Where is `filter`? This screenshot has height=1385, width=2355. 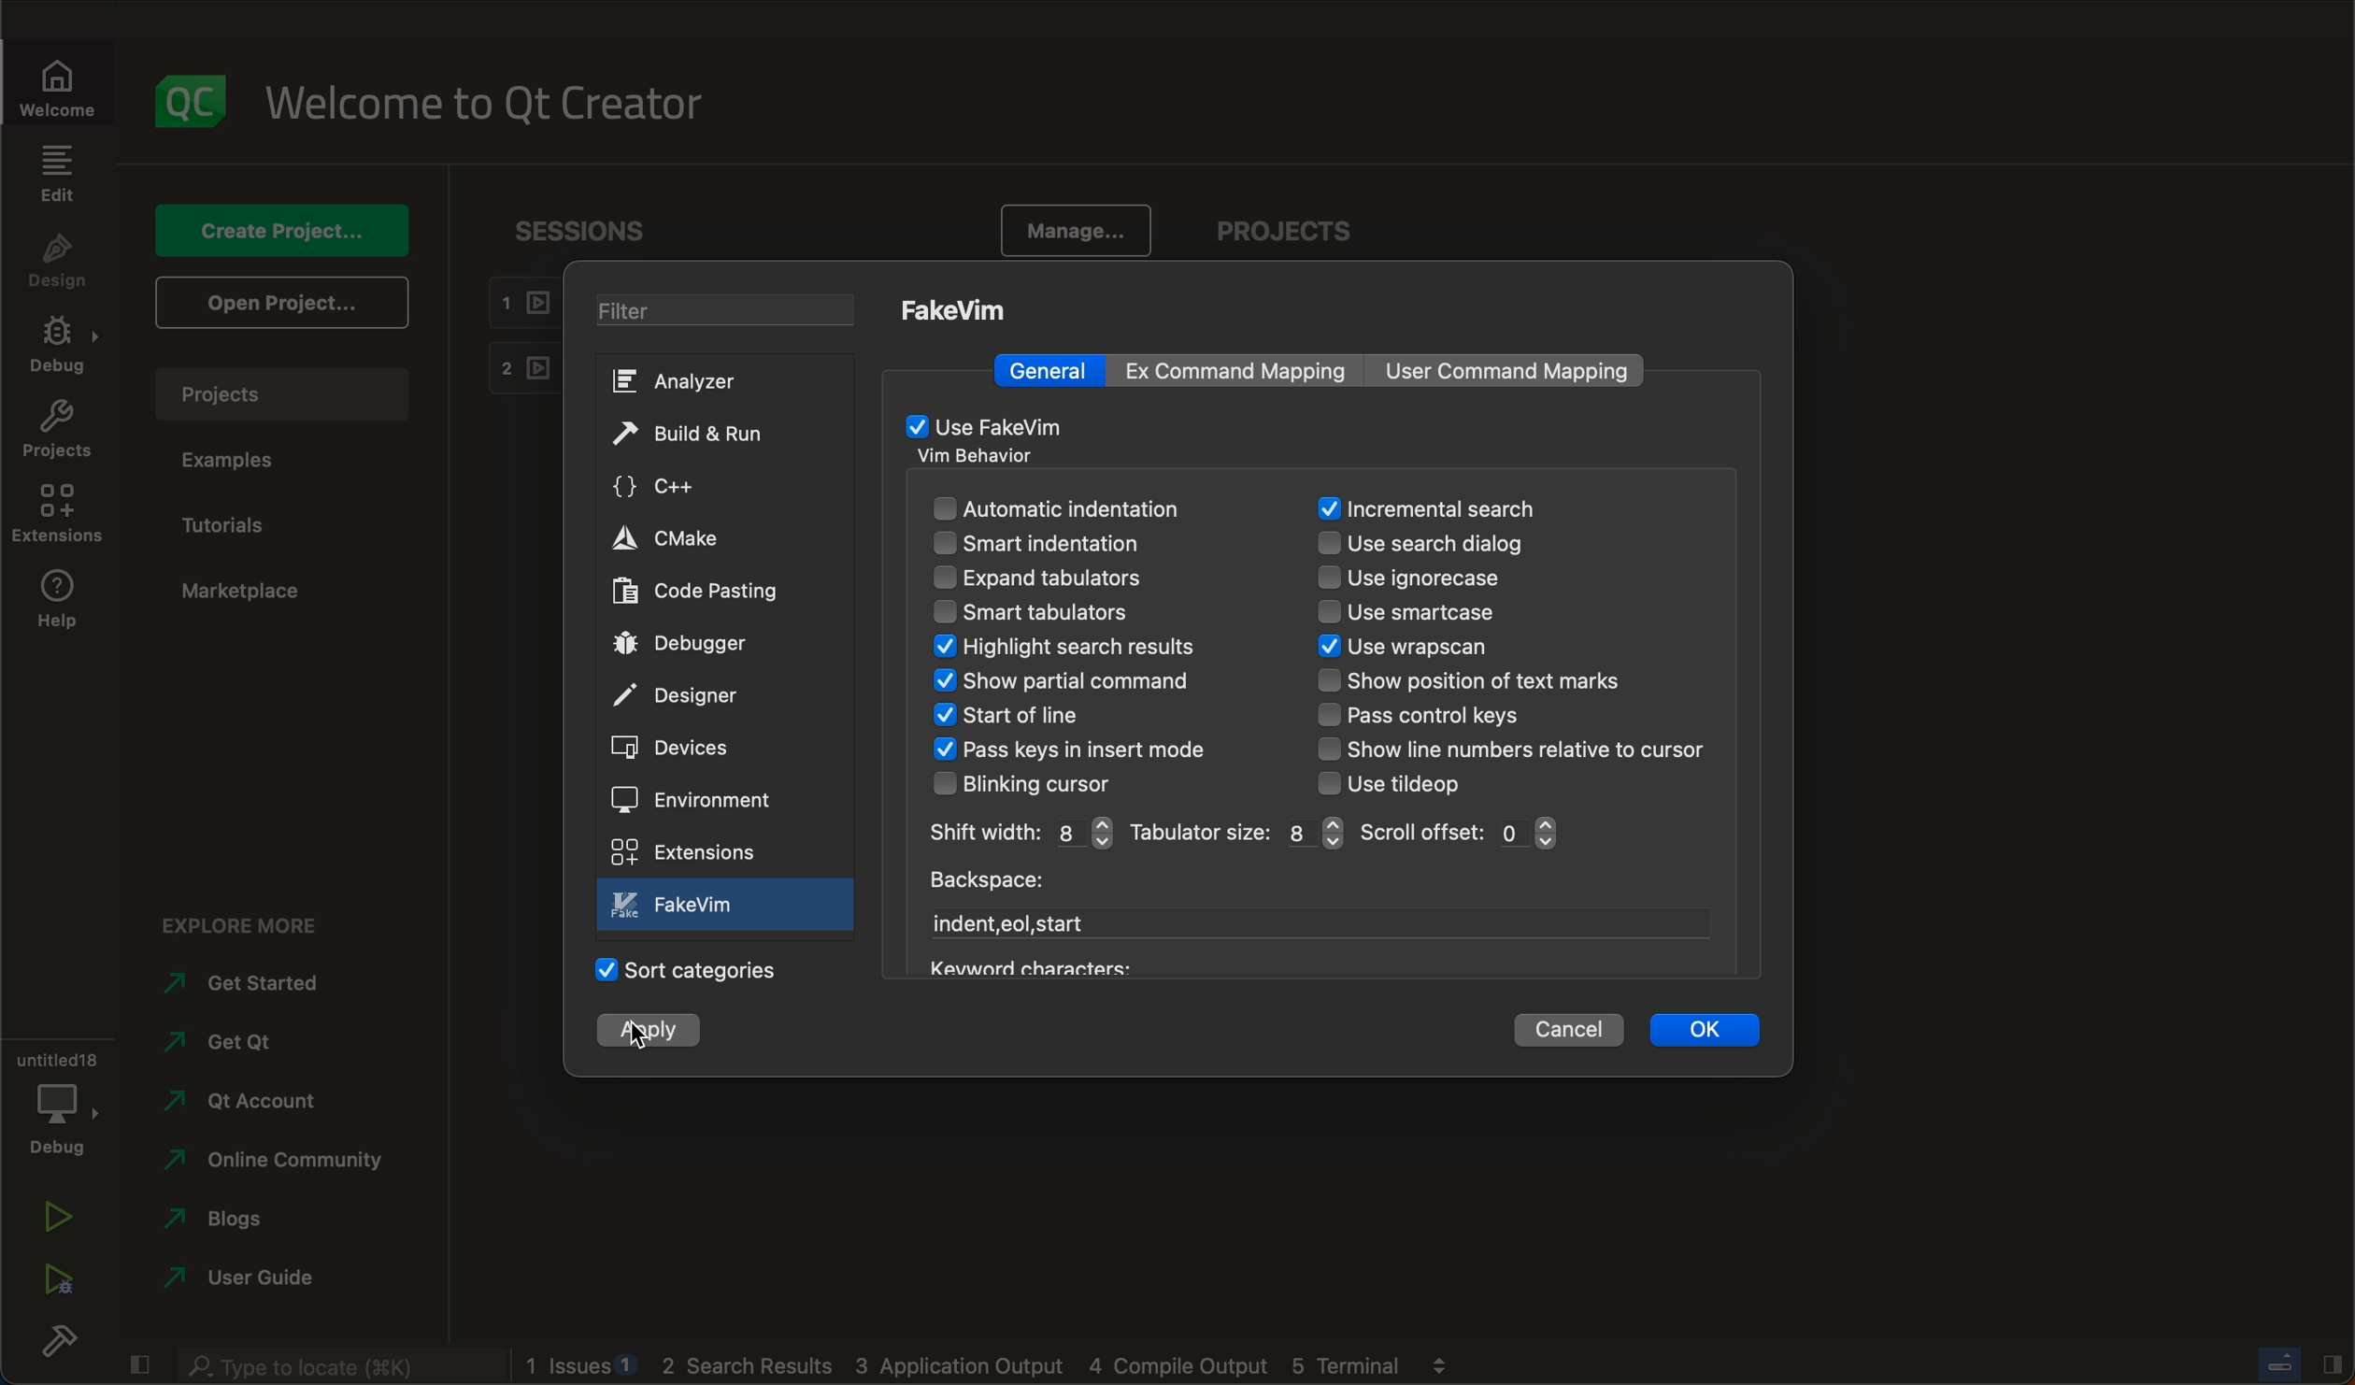
filter is located at coordinates (731, 313).